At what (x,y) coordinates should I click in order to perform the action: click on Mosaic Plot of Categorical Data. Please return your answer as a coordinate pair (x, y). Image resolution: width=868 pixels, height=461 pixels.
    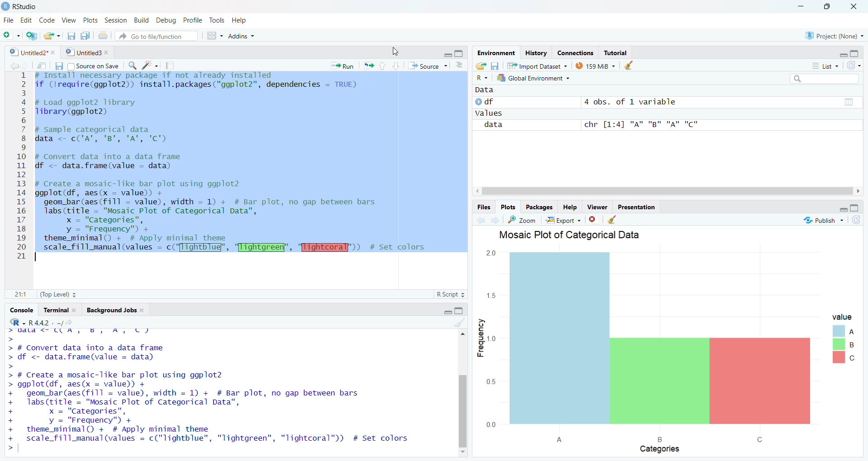
    Looking at the image, I should click on (572, 235).